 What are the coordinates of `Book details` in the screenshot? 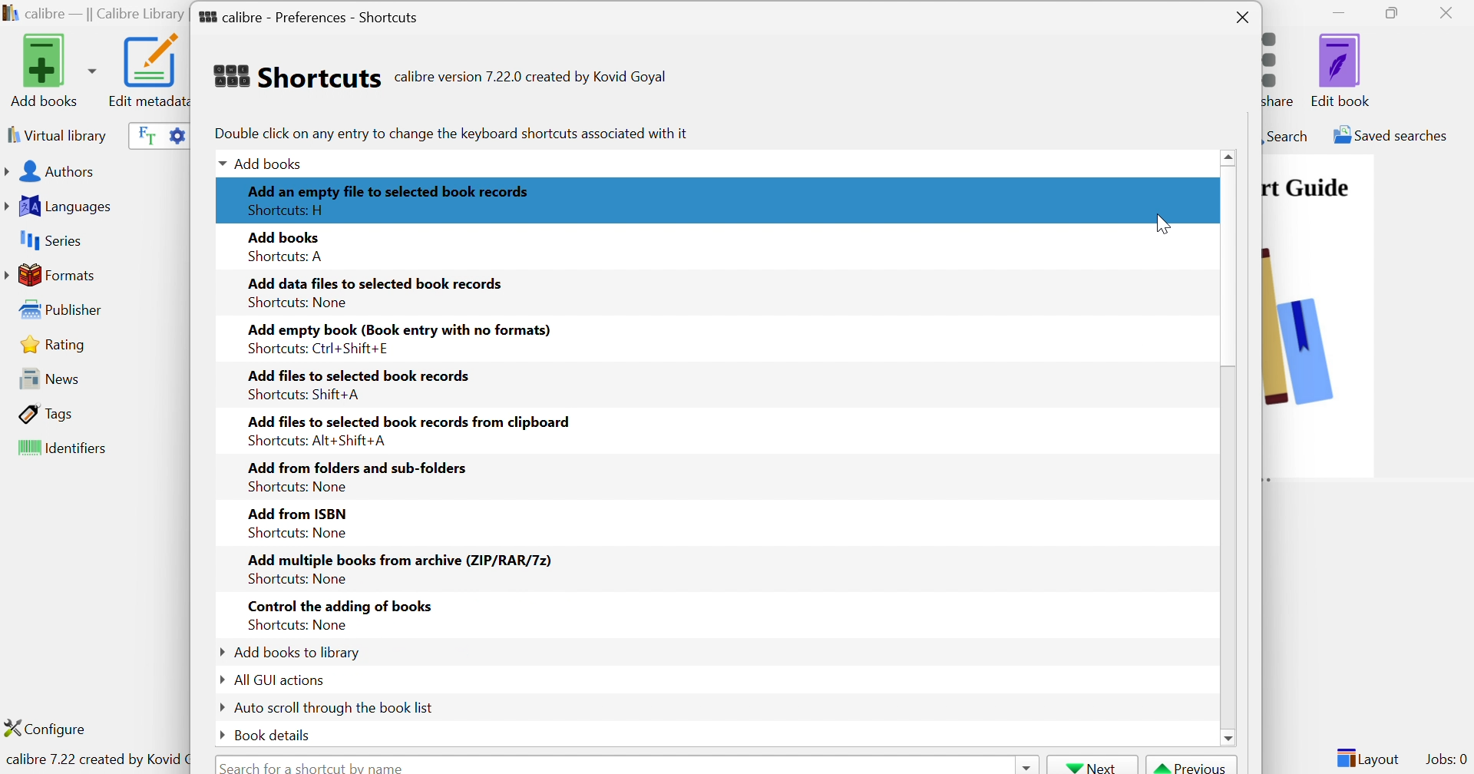 It's located at (273, 735).